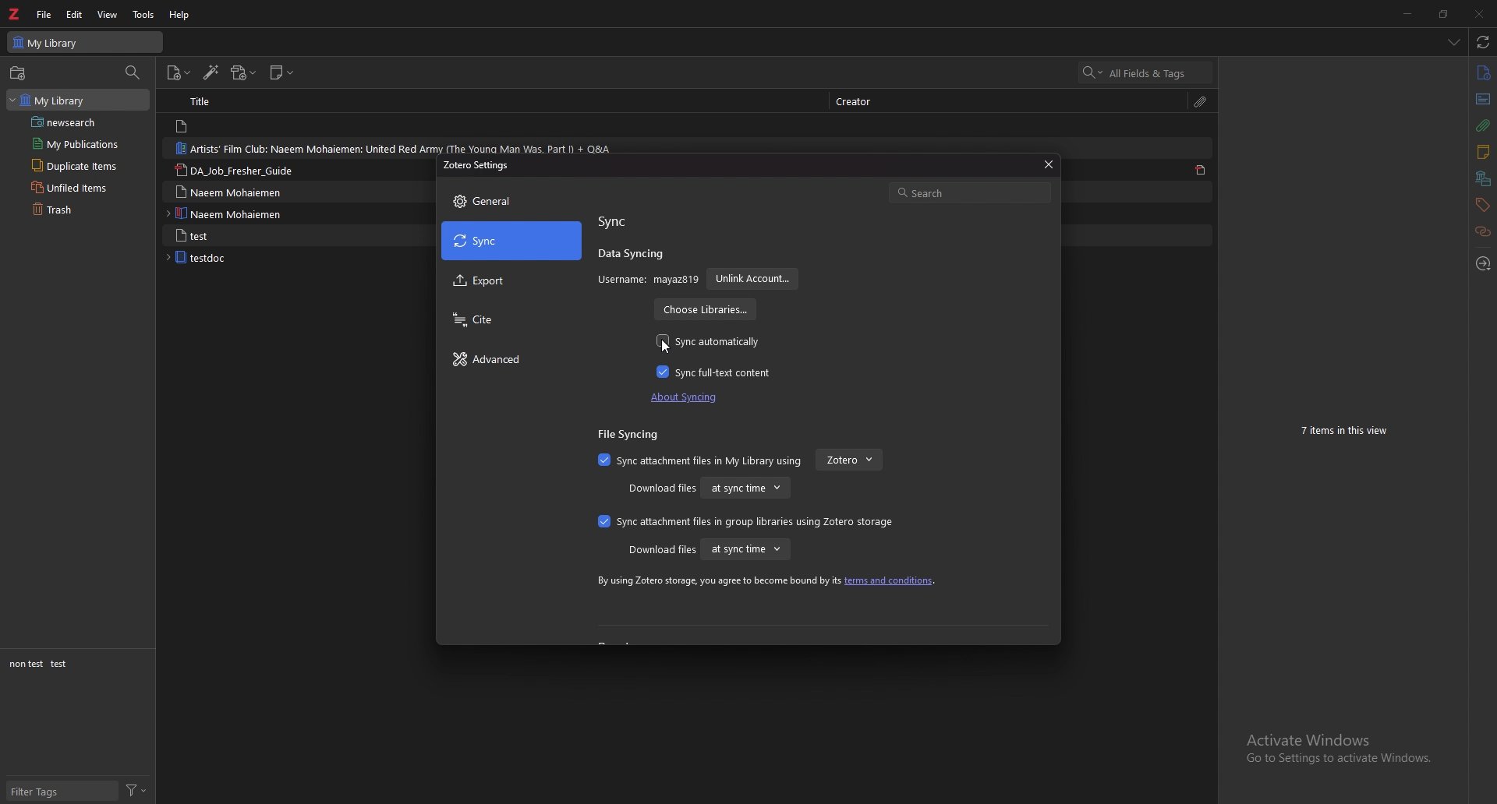 This screenshot has height=804, width=1497. I want to click on file, so click(44, 15).